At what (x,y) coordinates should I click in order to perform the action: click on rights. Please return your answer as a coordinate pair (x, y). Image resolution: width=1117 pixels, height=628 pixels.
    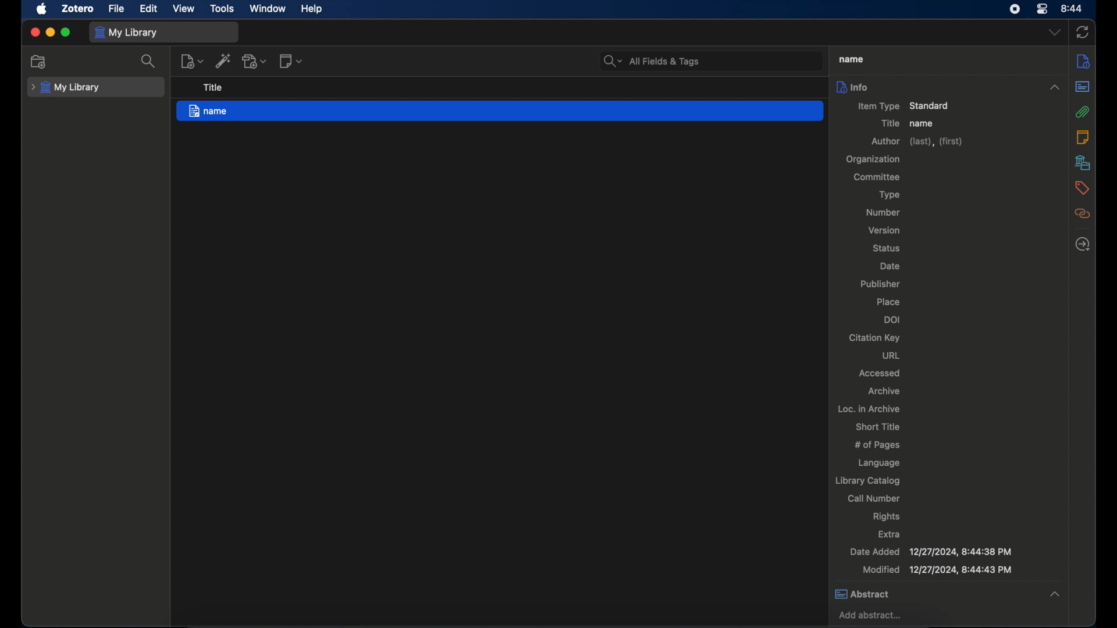
    Looking at the image, I should click on (887, 517).